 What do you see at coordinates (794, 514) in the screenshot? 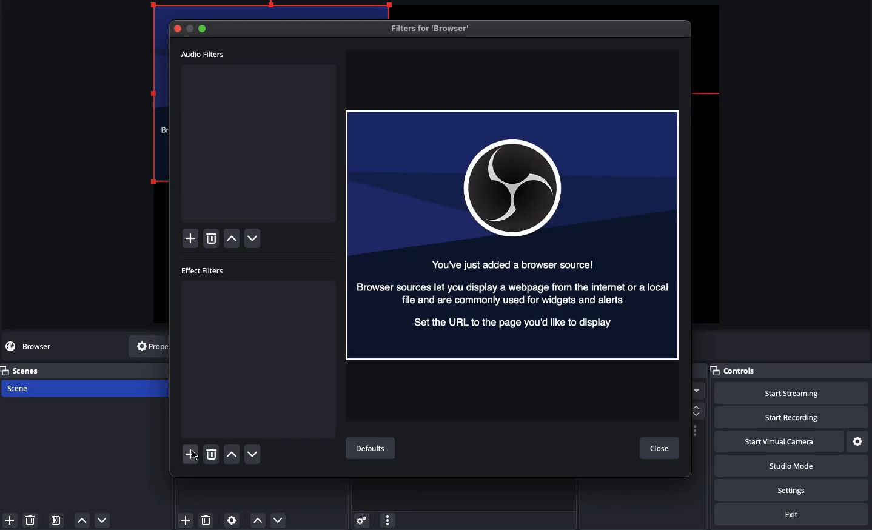
I see `Exit` at bounding box center [794, 514].